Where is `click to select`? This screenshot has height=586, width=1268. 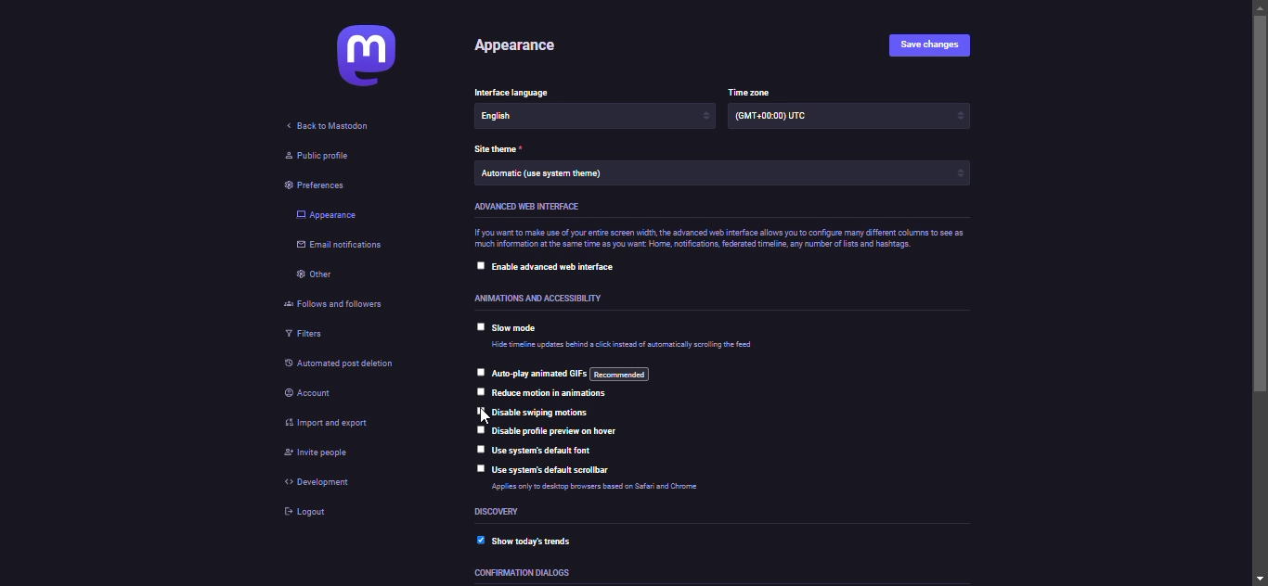
click to select is located at coordinates (480, 466).